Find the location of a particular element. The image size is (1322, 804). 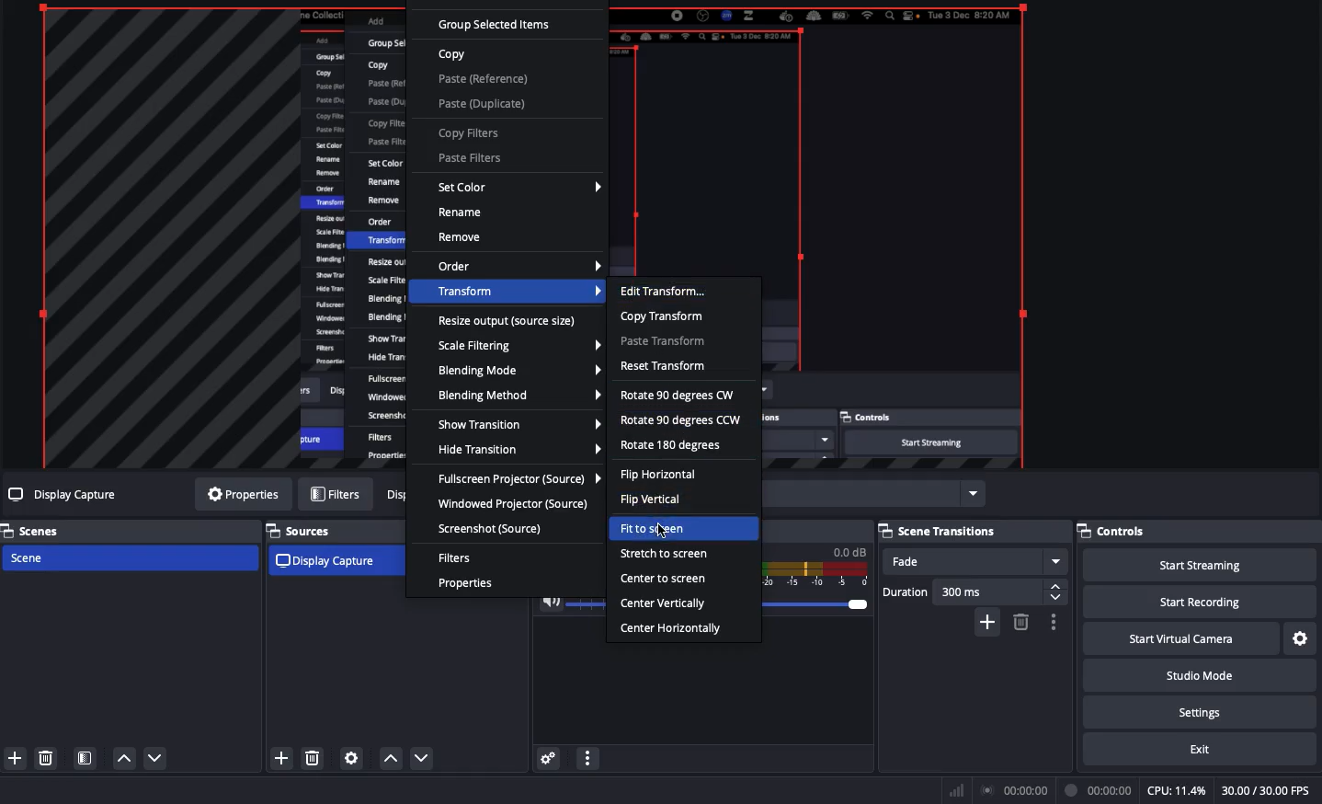

Audio preferences is located at coordinates (552, 759).